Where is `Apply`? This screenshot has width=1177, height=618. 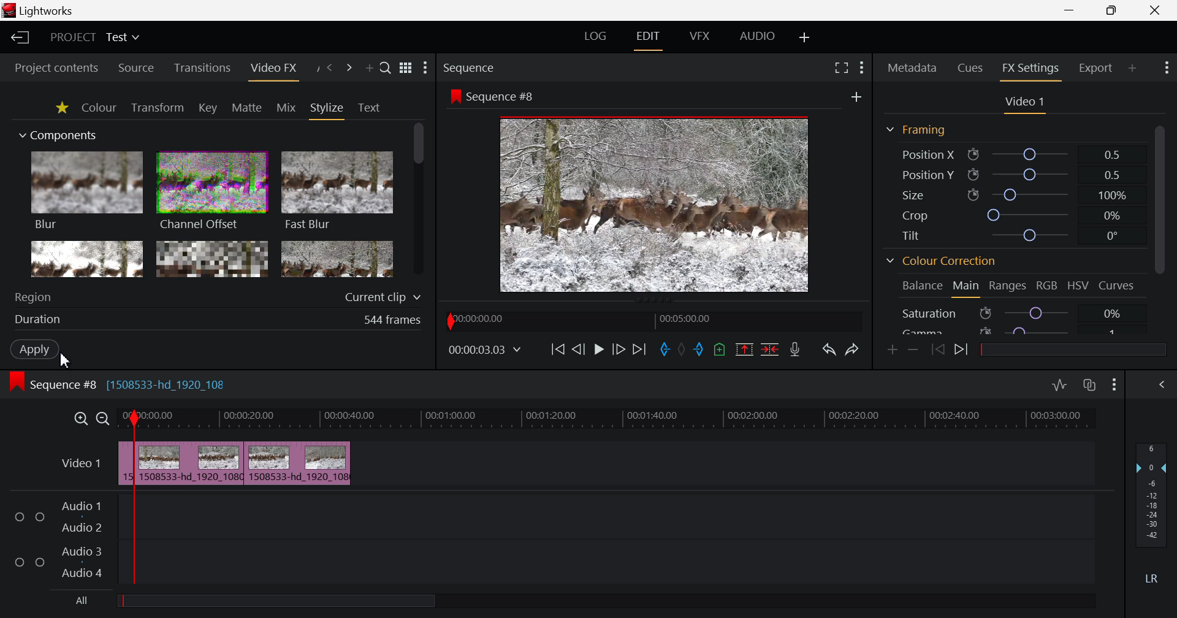 Apply is located at coordinates (34, 349).